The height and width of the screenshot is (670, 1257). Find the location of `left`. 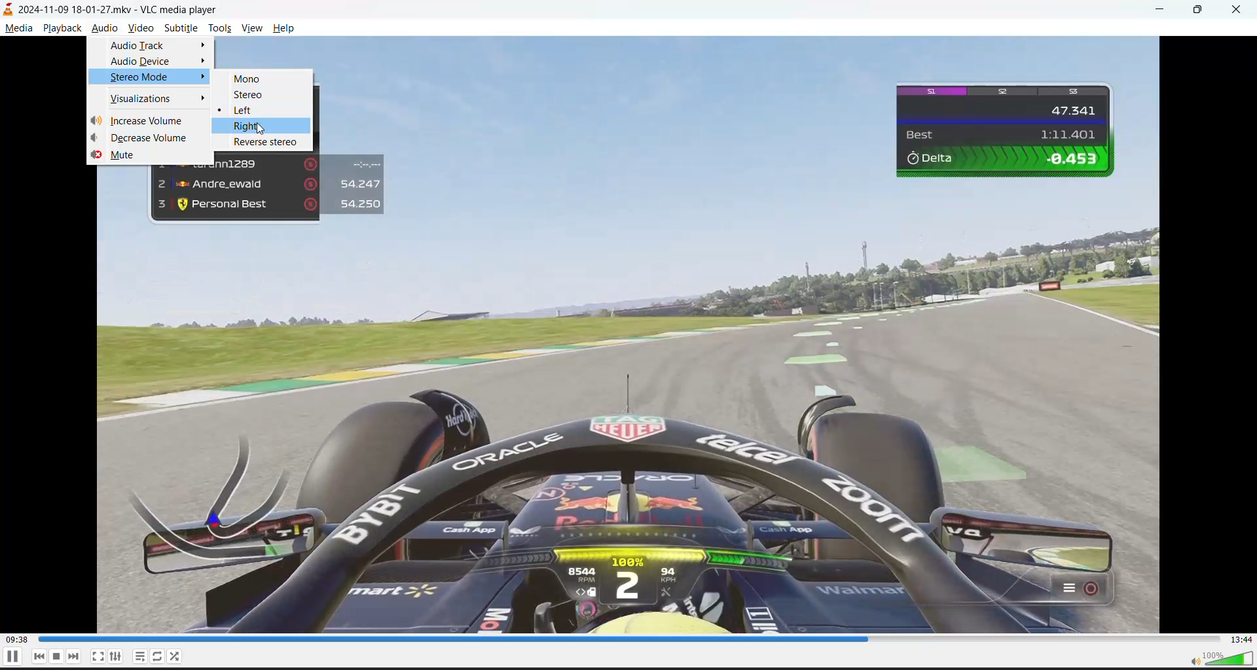

left is located at coordinates (251, 110).